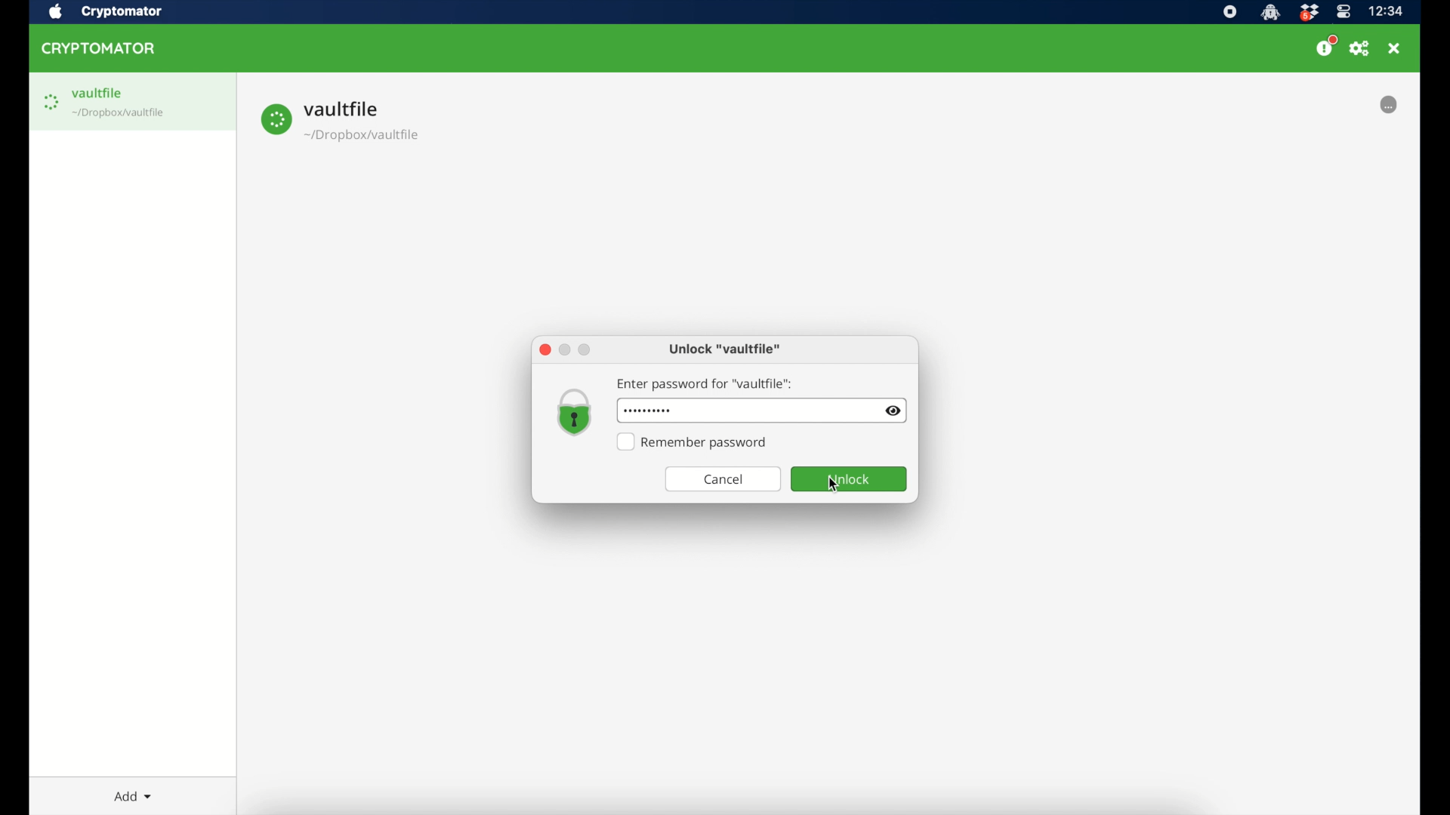 The height and width of the screenshot is (815, 1450). Describe the element at coordinates (702, 382) in the screenshot. I see `enter password for "vaultfile"` at that location.